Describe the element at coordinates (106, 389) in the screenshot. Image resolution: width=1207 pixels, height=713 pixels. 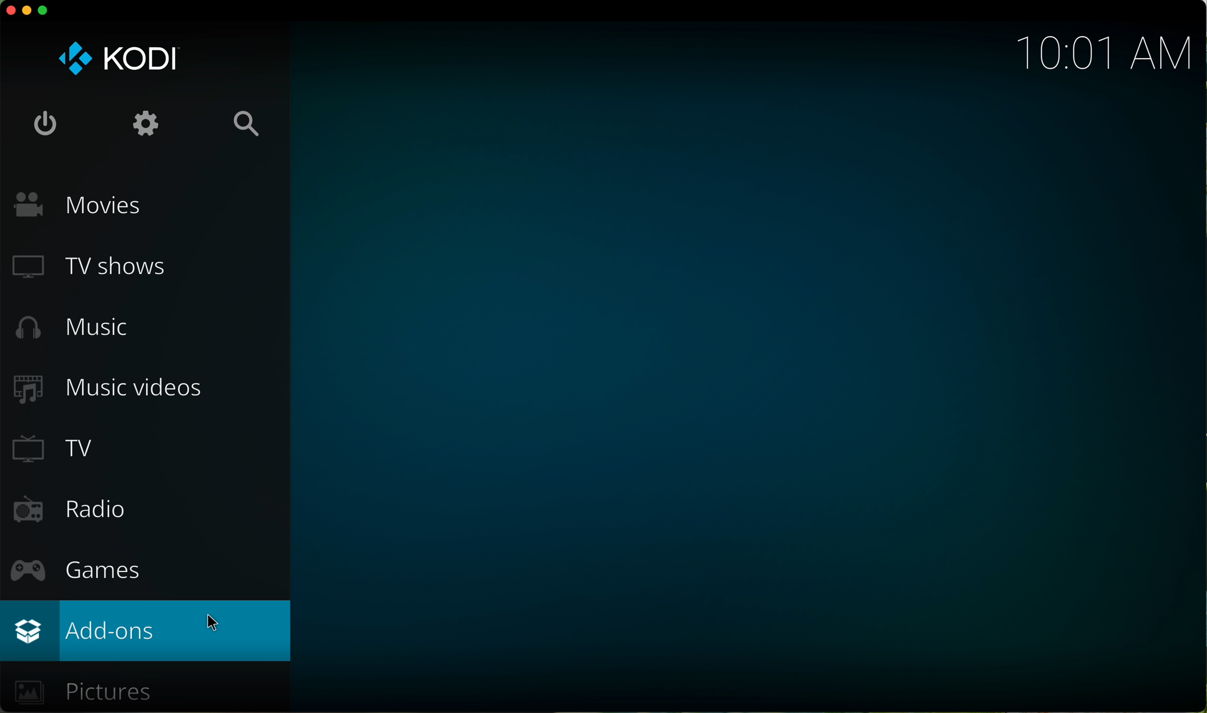
I see `music videos` at that location.